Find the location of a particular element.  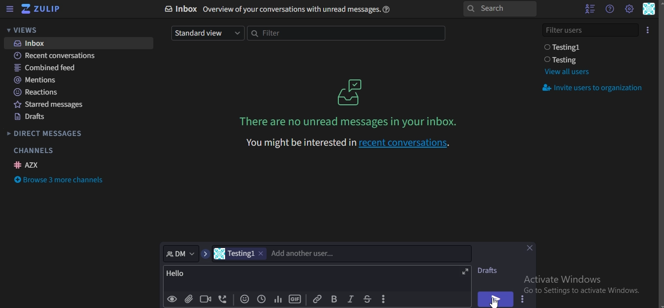

draft is located at coordinates (491, 270).